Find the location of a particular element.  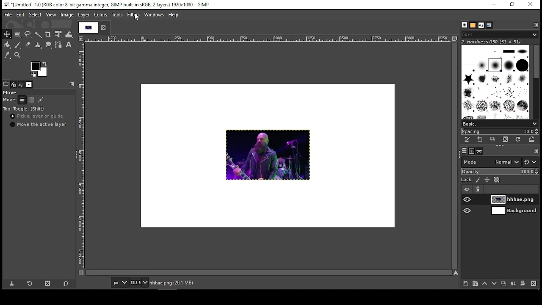

select is located at coordinates (35, 14).